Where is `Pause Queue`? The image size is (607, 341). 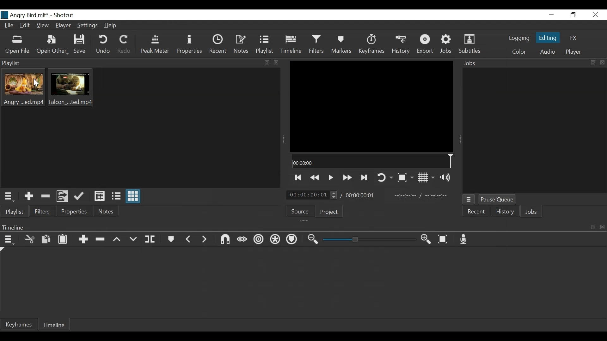
Pause Queue is located at coordinates (497, 199).